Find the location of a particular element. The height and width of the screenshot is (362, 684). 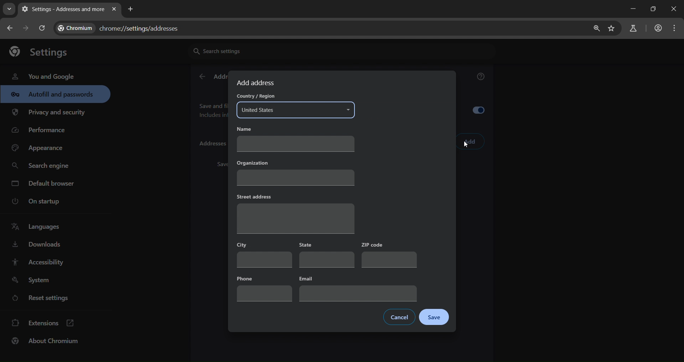

close is located at coordinates (675, 10).